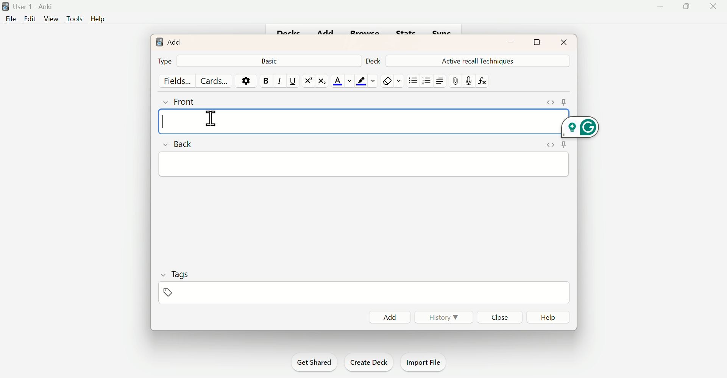 The width and height of the screenshot is (727, 378). Describe the element at coordinates (369, 362) in the screenshot. I see `Create Deck` at that location.